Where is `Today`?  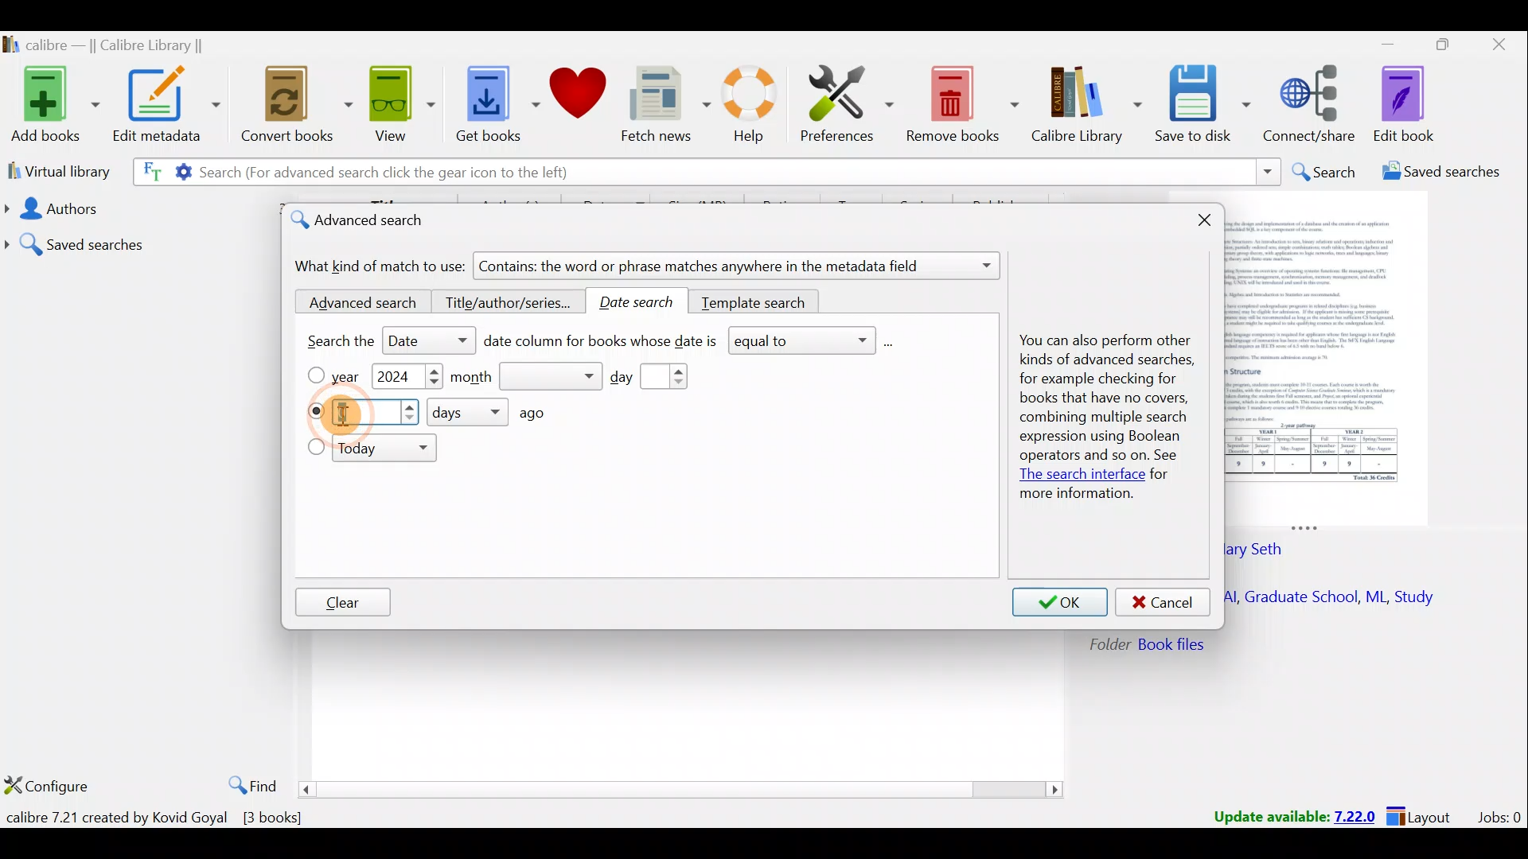 Today is located at coordinates (388, 450).